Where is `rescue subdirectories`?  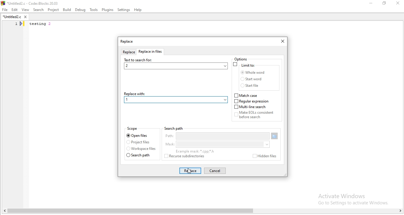
rescue subdirectories is located at coordinates (187, 157).